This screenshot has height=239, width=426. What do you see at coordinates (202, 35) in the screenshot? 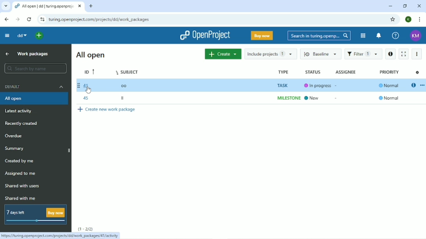
I see `OpenProject` at bounding box center [202, 35].